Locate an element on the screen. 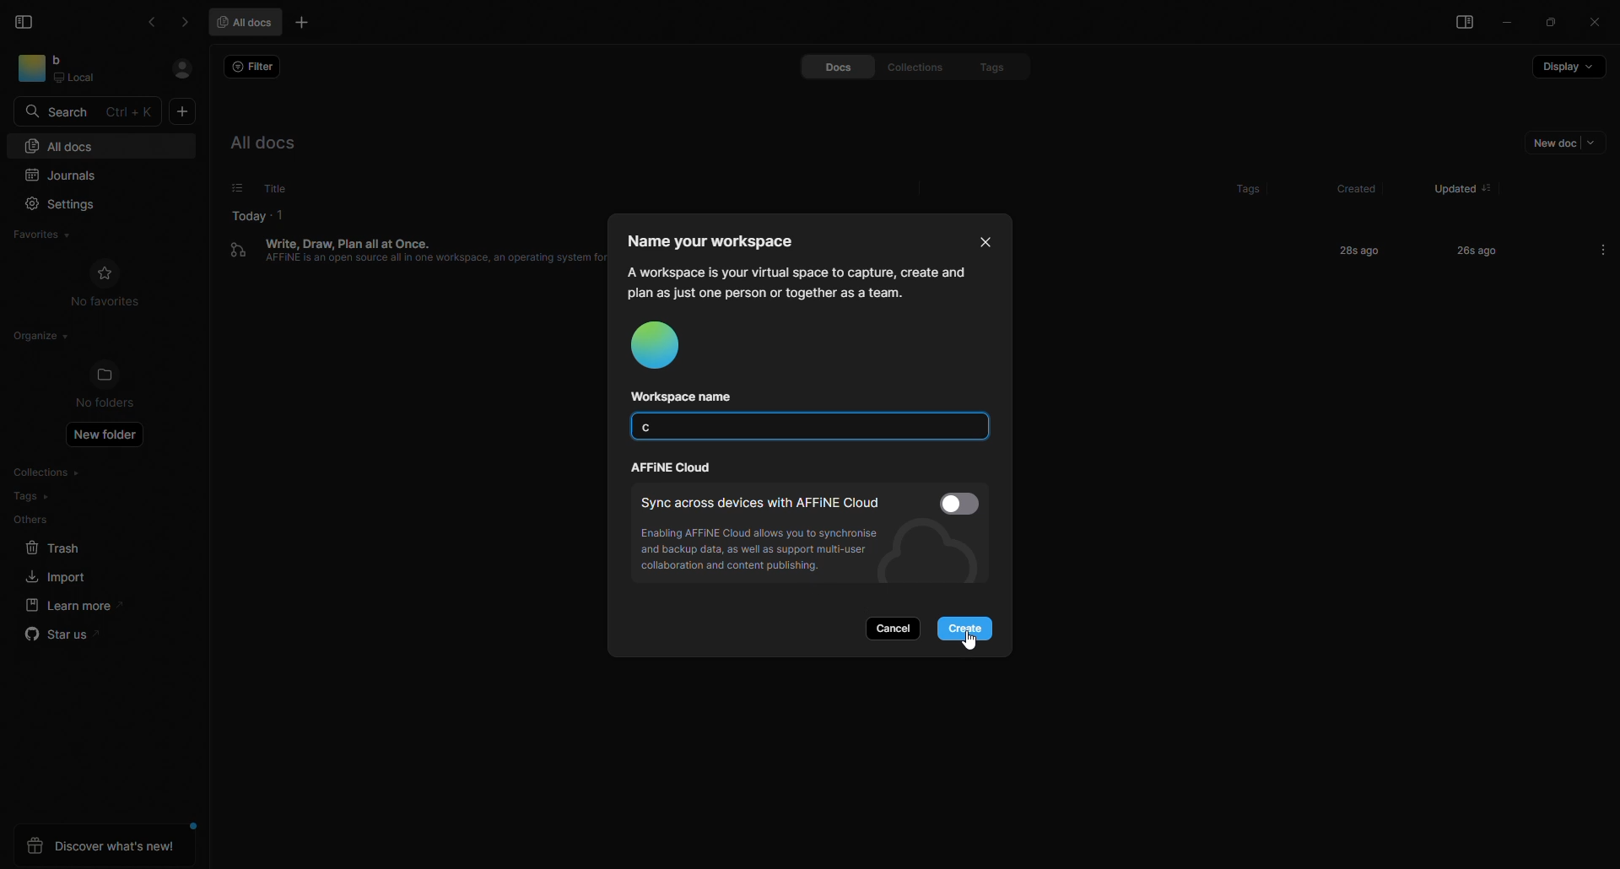 The height and width of the screenshot is (869, 1620). collapse sidebar is located at coordinates (26, 21).